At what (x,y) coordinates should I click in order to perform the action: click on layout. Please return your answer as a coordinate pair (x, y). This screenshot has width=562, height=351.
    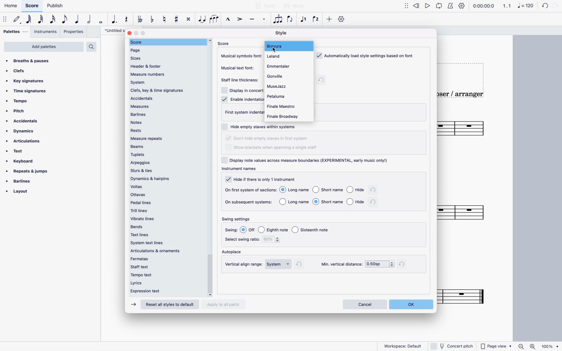
    Looking at the image, I should click on (28, 193).